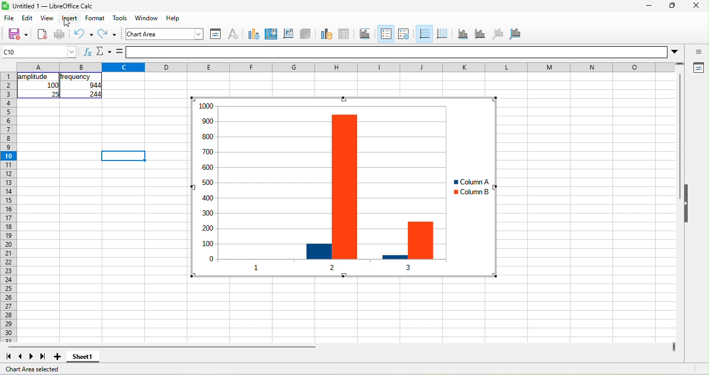  I want to click on add new sheet, so click(58, 357).